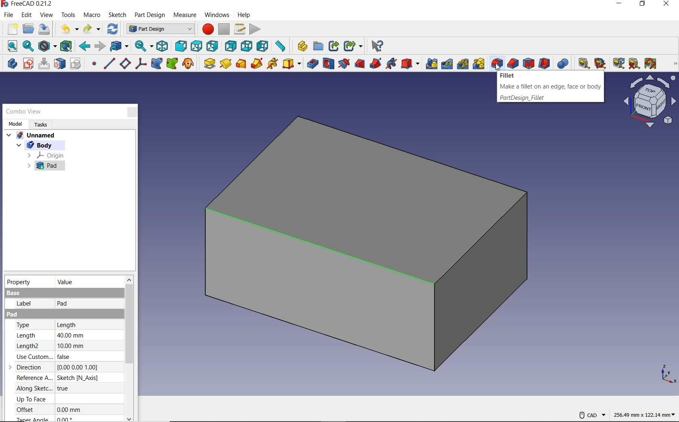  What do you see at coordinates (634, 65) in the screenshot?
I see `clear all` at bounding box center [634, 65].